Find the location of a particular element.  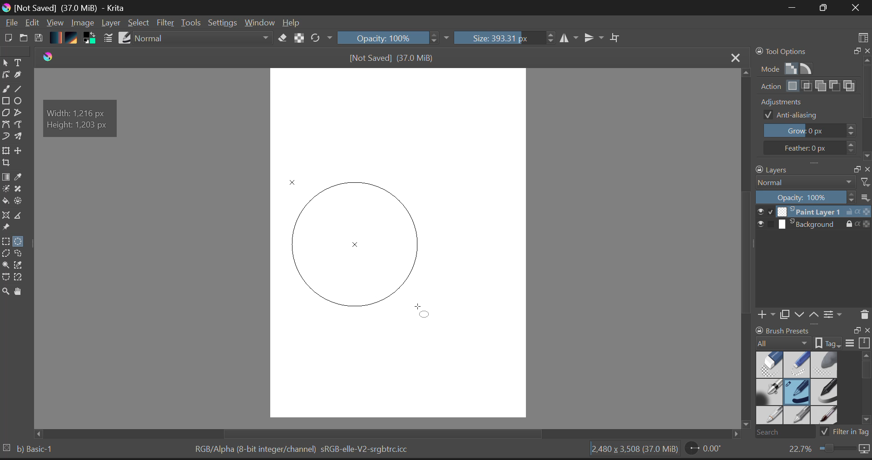

freehand curve is located at coordinates (7, 90).